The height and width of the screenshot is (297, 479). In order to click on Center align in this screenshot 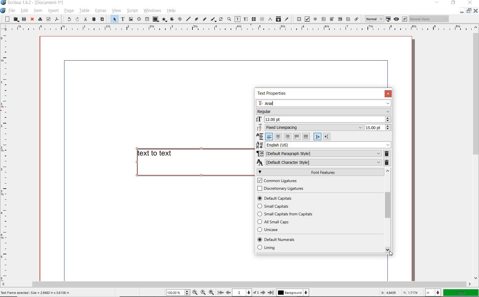, I will do `click(278, 137)`.